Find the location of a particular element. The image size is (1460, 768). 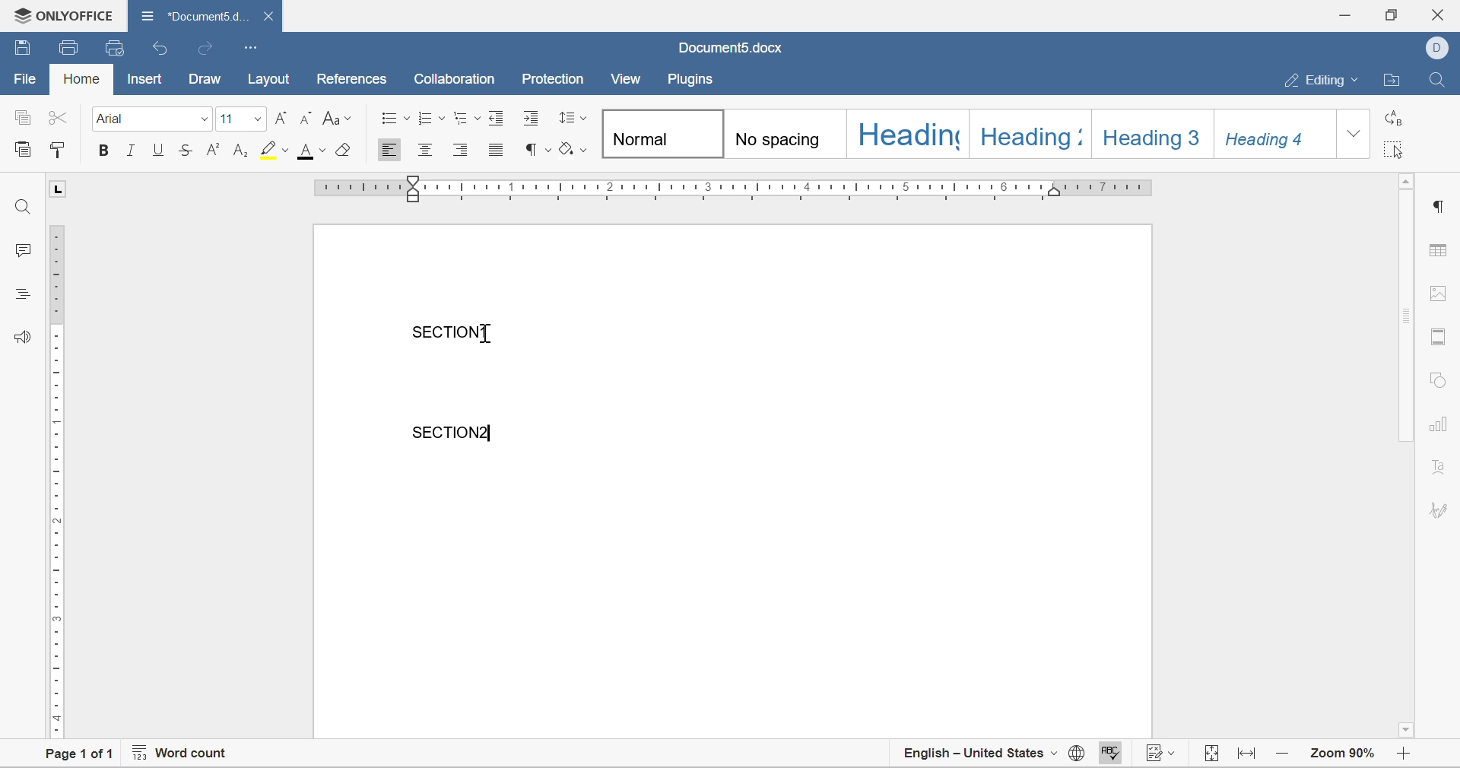

signature settings is located at coordinates (1442, 509).